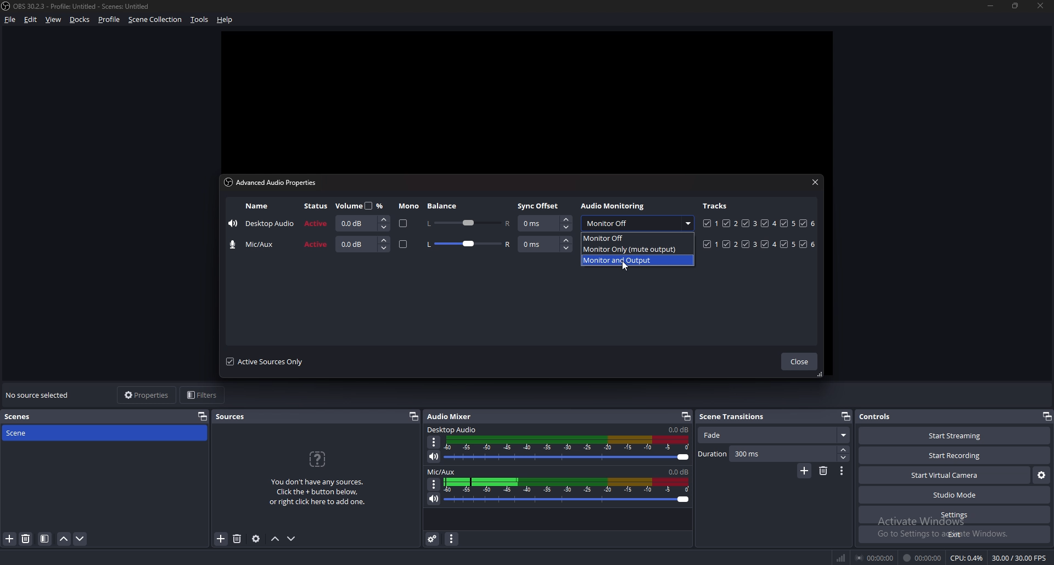 Image resolution: width=1054 pixels, height=565 pixels. Describe the element at coordinates (255, 539) in the screenshot. I see `source properties` at that location.